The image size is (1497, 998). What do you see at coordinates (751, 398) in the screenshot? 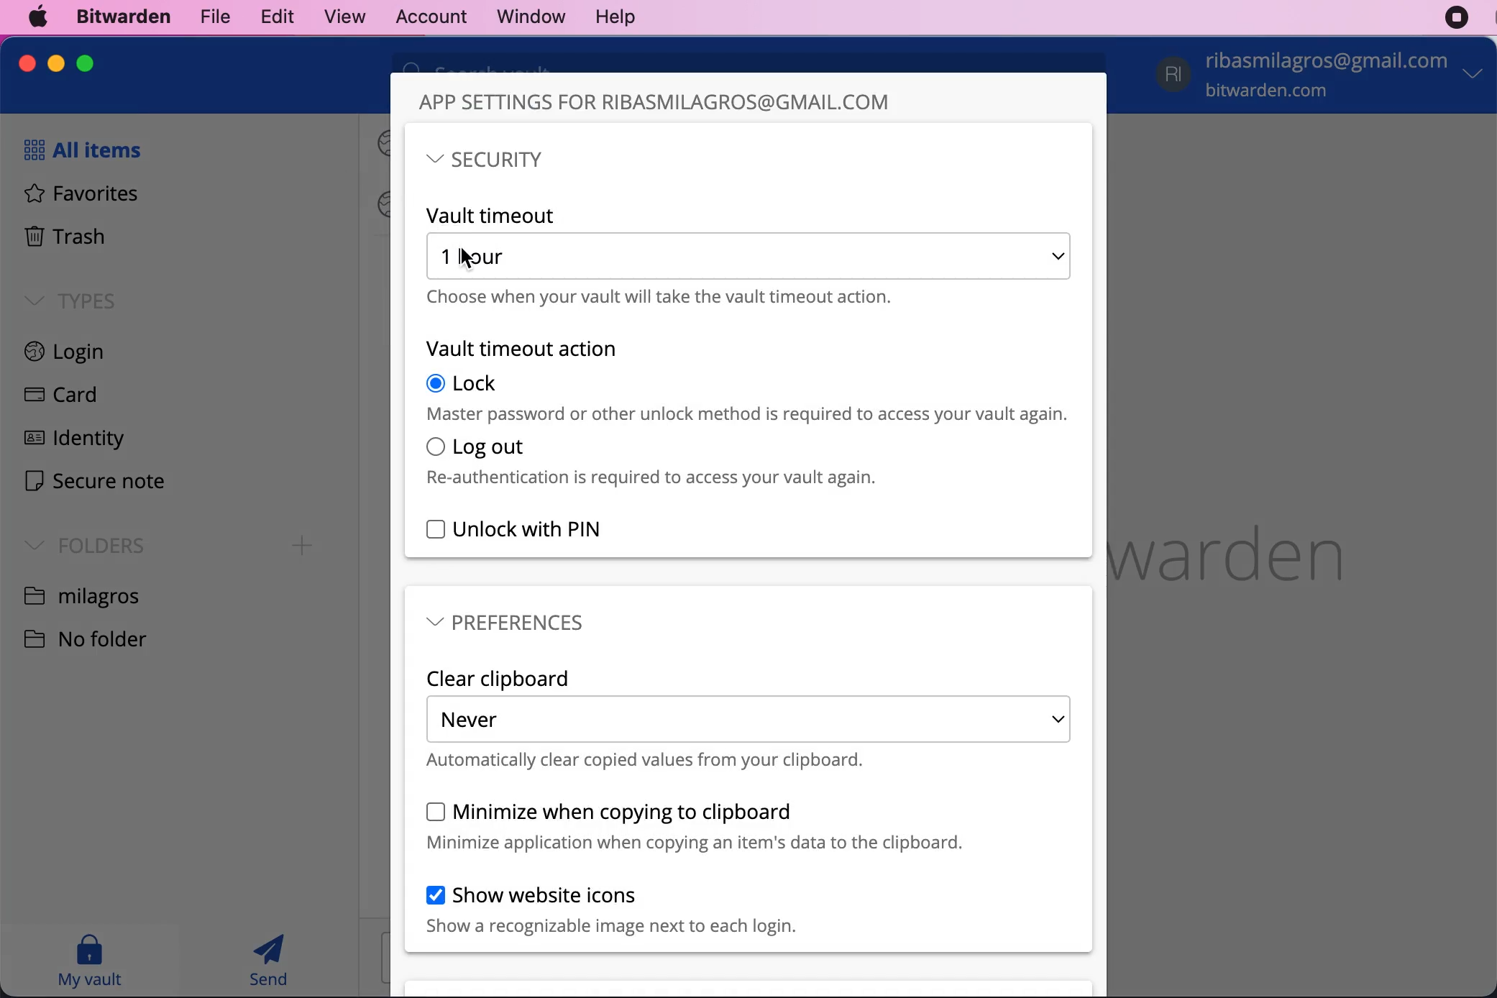
I see `lock` at bounding box center [751, 398].